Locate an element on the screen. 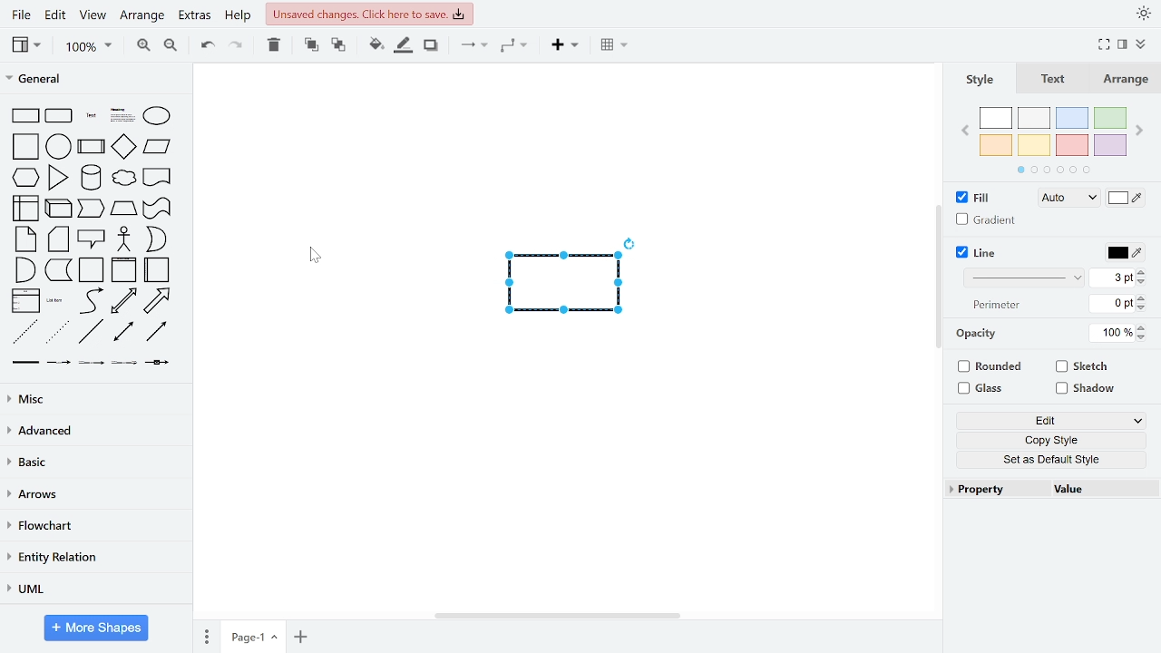  add page is located at coordinates (299, 636).